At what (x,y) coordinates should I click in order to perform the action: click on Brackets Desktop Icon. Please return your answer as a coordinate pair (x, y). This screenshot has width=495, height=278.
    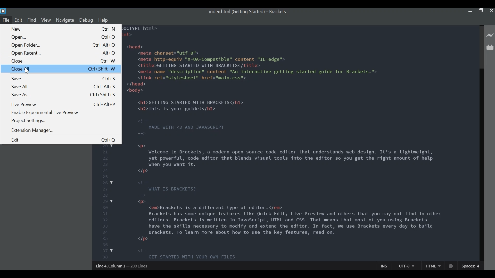
    Looking at the image, I should click on (3, 11).